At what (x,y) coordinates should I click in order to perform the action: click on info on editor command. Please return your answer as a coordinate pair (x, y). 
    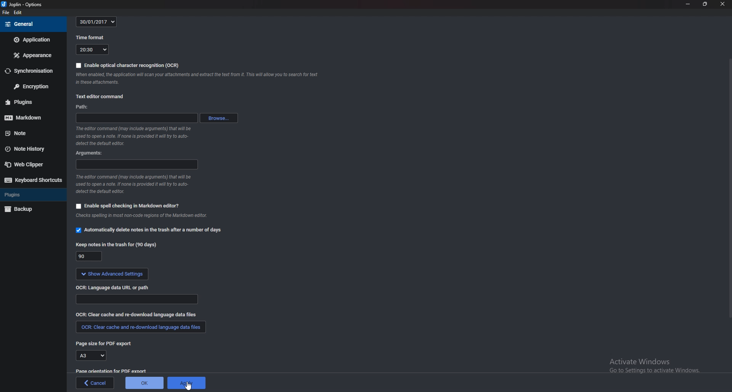
    Looking at the image, I should click on (134, 136).